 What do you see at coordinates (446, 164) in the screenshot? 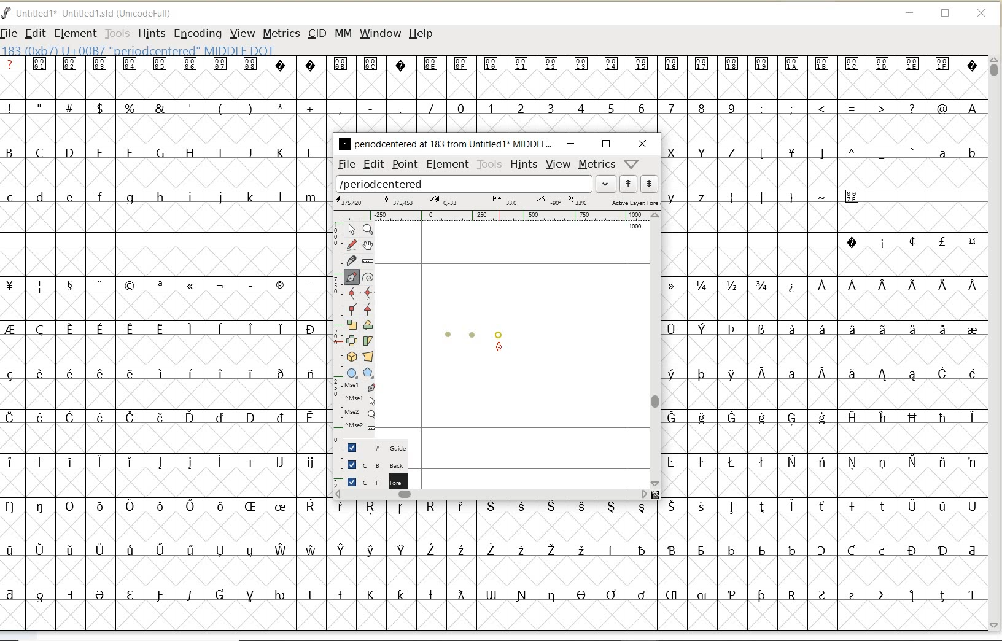
I see `element` at bounding box center [446, 164].